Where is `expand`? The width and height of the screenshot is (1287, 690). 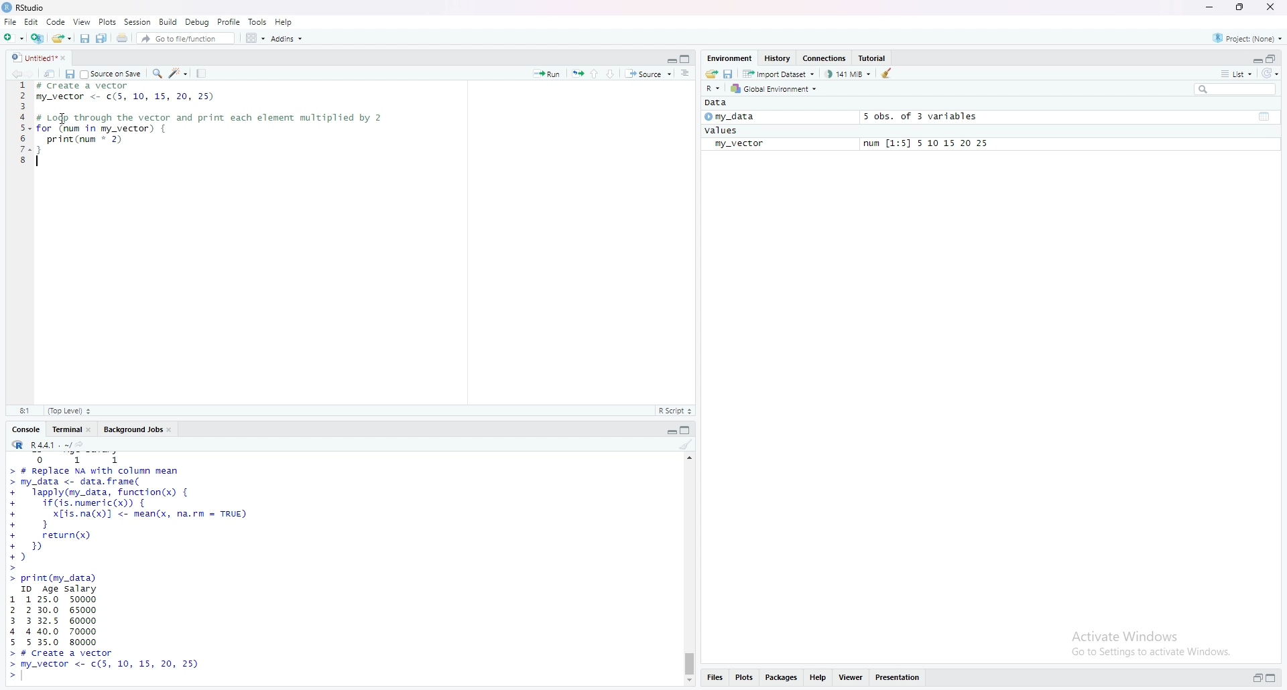 expand is located at coordinates (671, 431).